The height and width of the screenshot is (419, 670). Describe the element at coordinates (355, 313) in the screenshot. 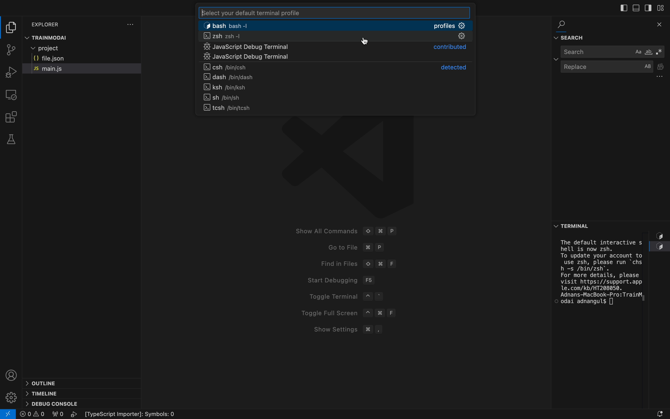

I see `Toggle full Screen` at that location.